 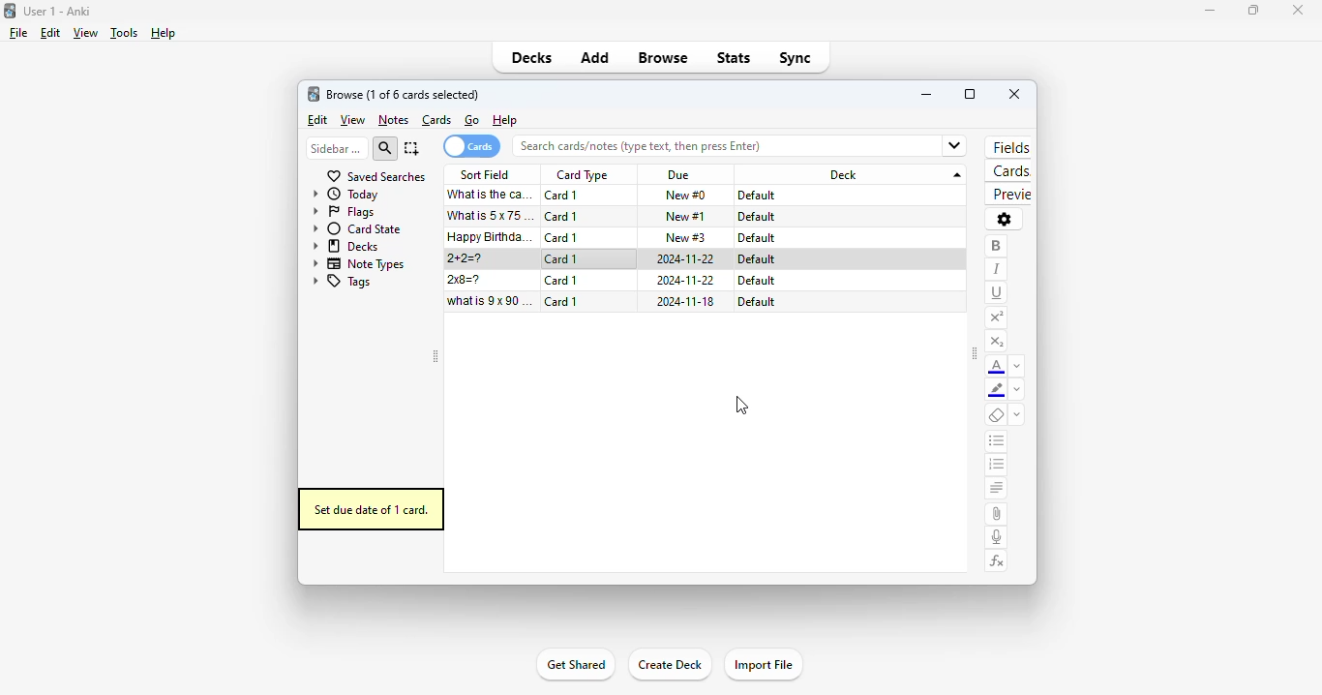 I want to click on select formatting to remove, so click(x=1017, y=416).